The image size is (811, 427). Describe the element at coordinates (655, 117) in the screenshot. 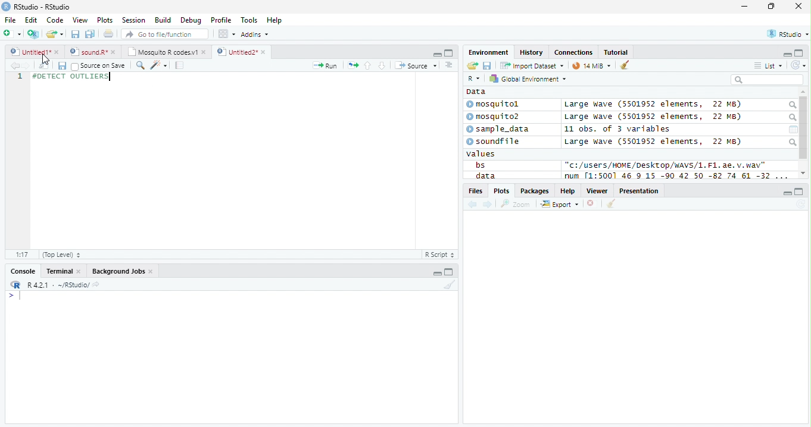

I see `Large wave (5501952 elements, 22 MB)` at that location.